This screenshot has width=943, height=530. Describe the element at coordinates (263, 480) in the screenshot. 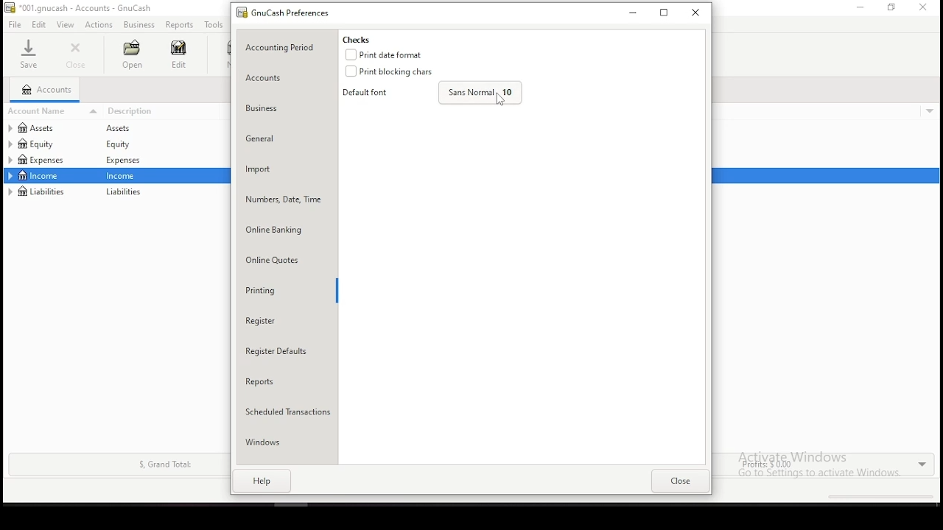

I see `help` at that location.